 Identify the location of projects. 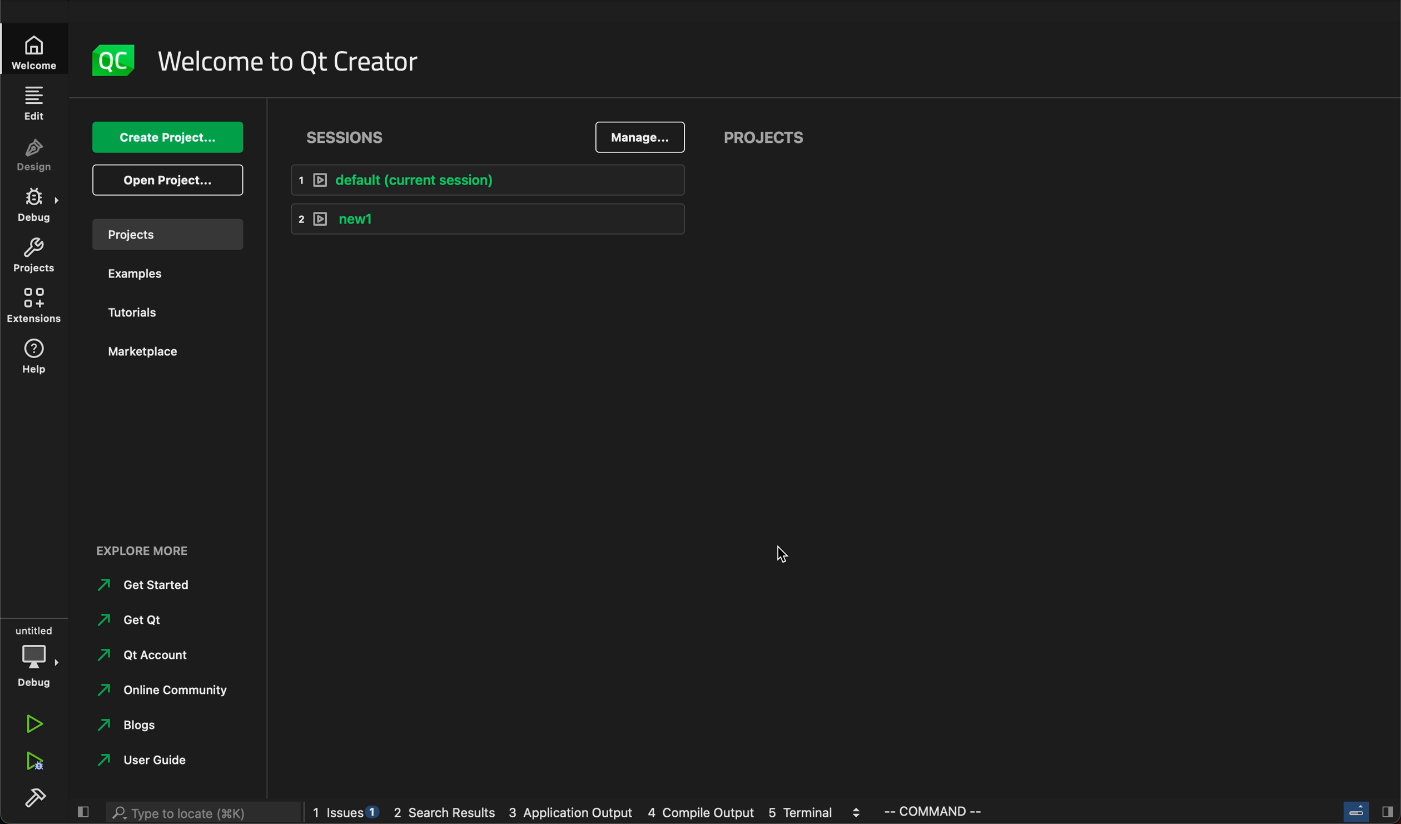
(166, 235).